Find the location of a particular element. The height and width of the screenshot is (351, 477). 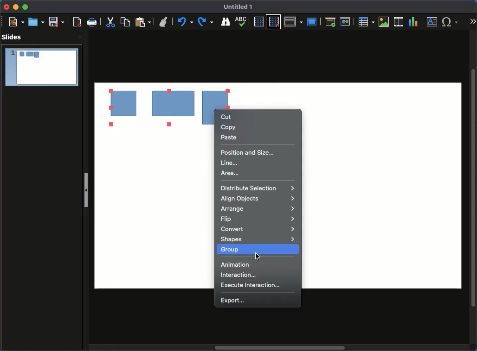

Name is located at coordinates (240, 7).